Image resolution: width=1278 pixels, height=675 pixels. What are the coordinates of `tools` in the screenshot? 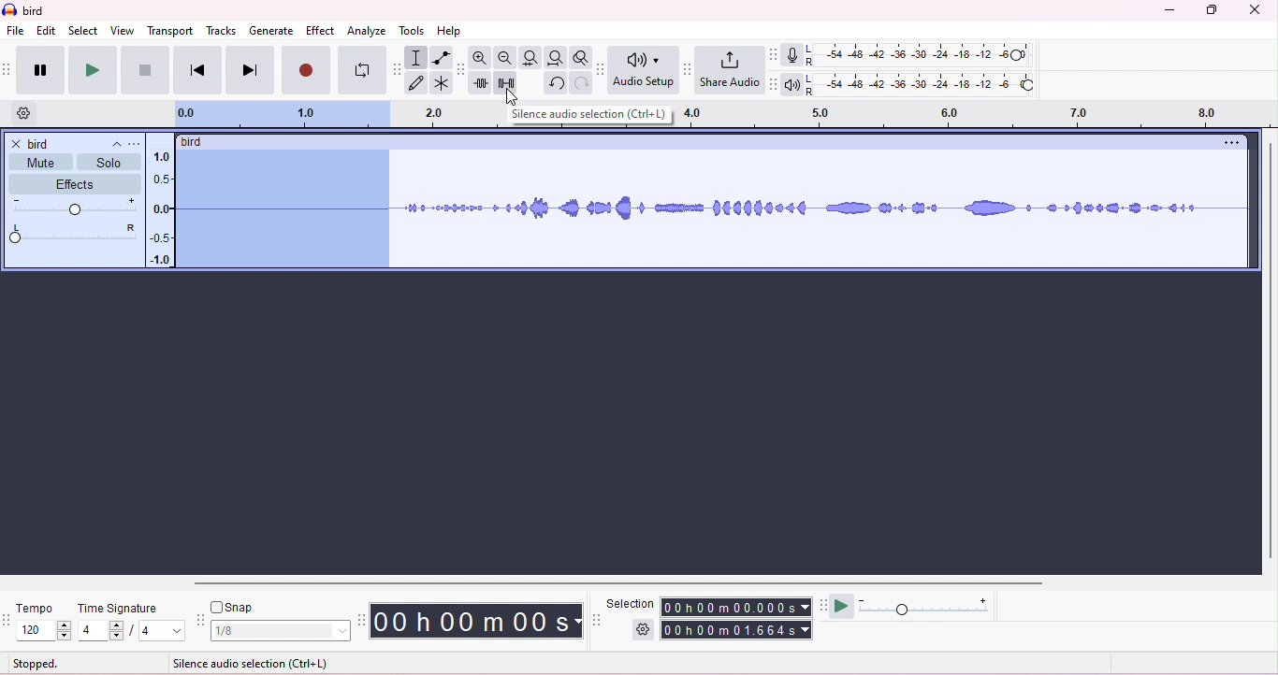 It's located at (411, 31).